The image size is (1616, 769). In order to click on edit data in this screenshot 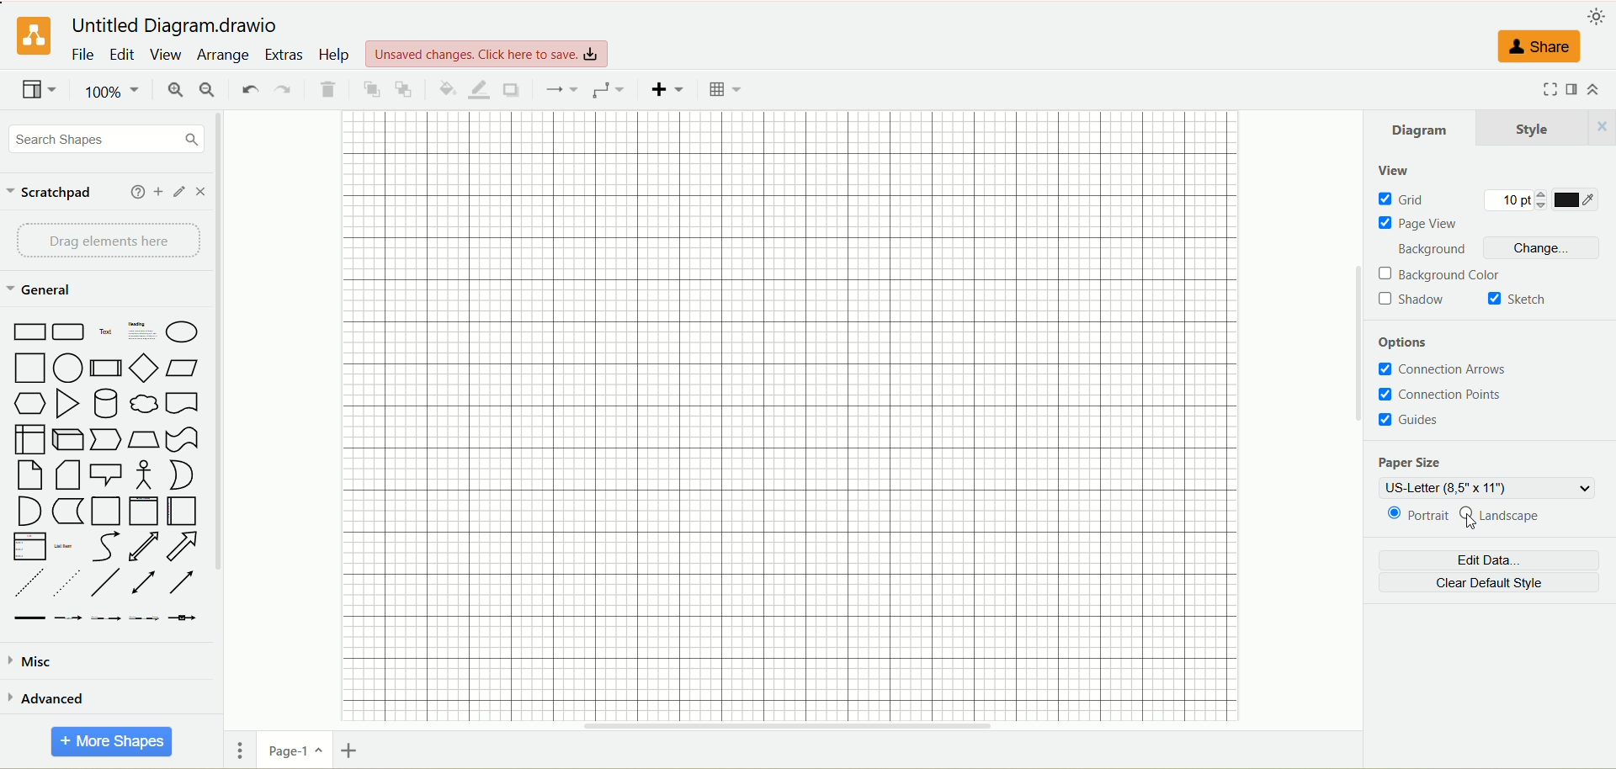, I will do `click(1489, 560)`.